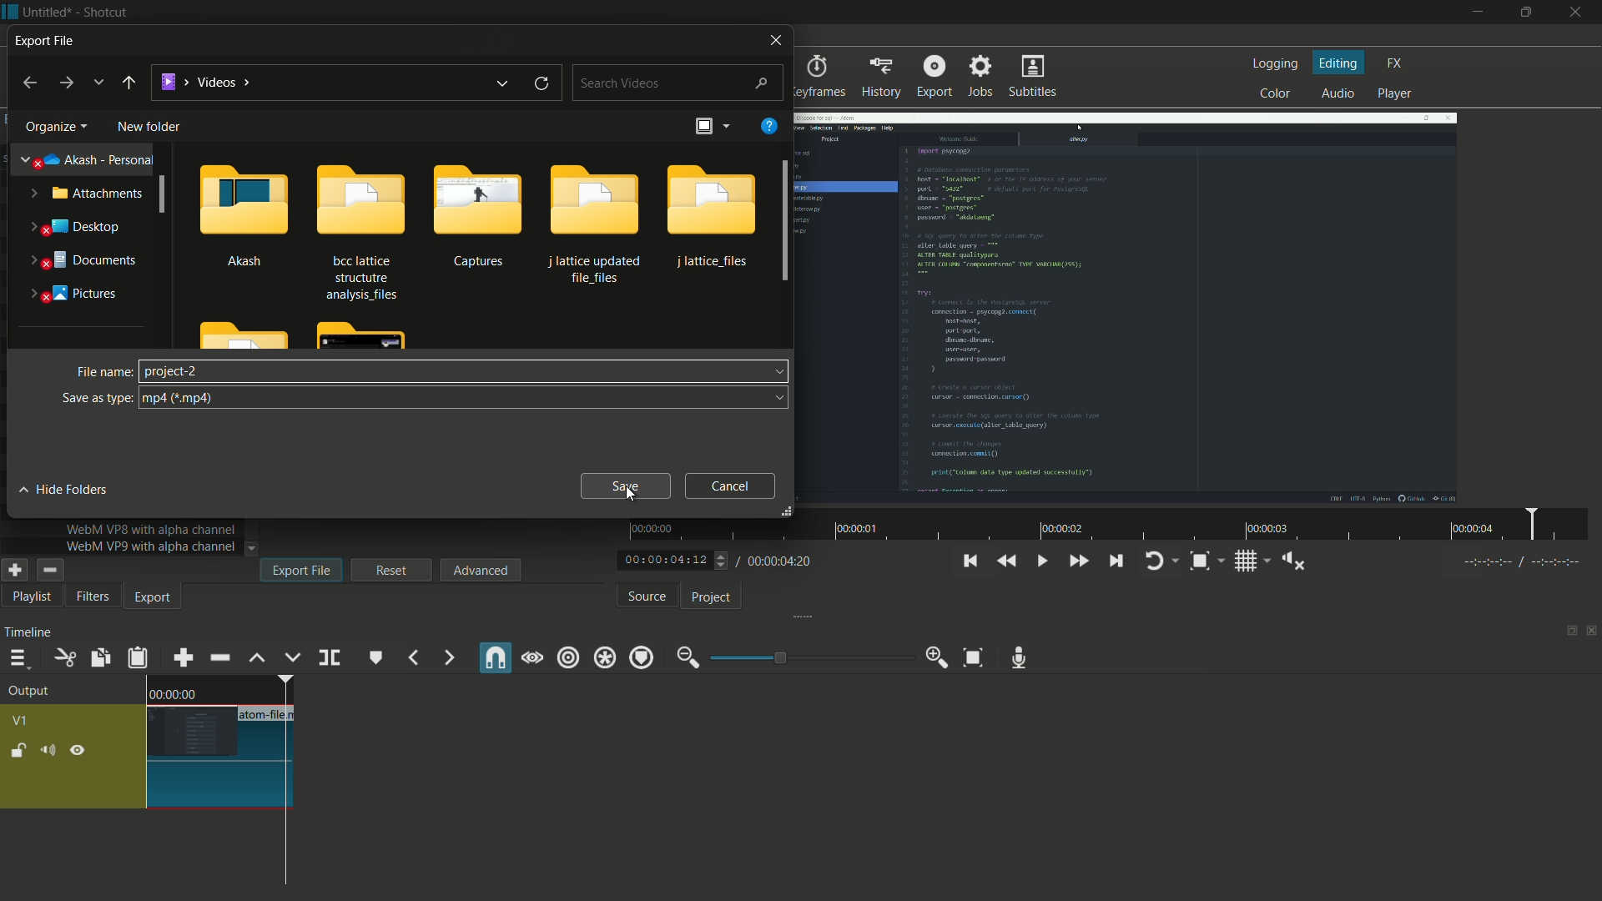 The height and width of the screenshot is (901, 1602). What do you see at coordinates (705, 125) in the screenshot?
I see `change the view` at bounding box center [705, 125].